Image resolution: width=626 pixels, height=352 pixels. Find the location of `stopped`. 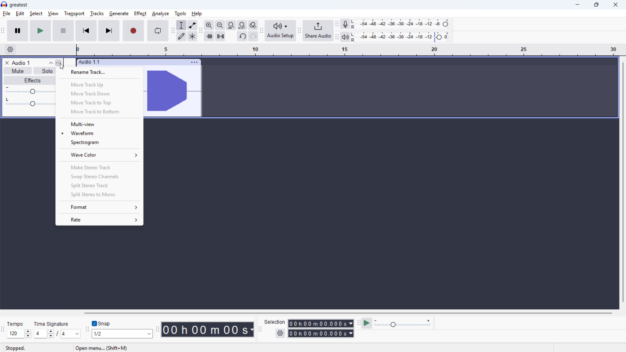

stopped is located at coordinates (15, 348).